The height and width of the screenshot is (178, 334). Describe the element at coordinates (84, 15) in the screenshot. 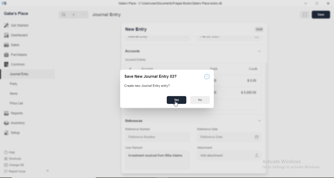

I see `Forward` at that location.